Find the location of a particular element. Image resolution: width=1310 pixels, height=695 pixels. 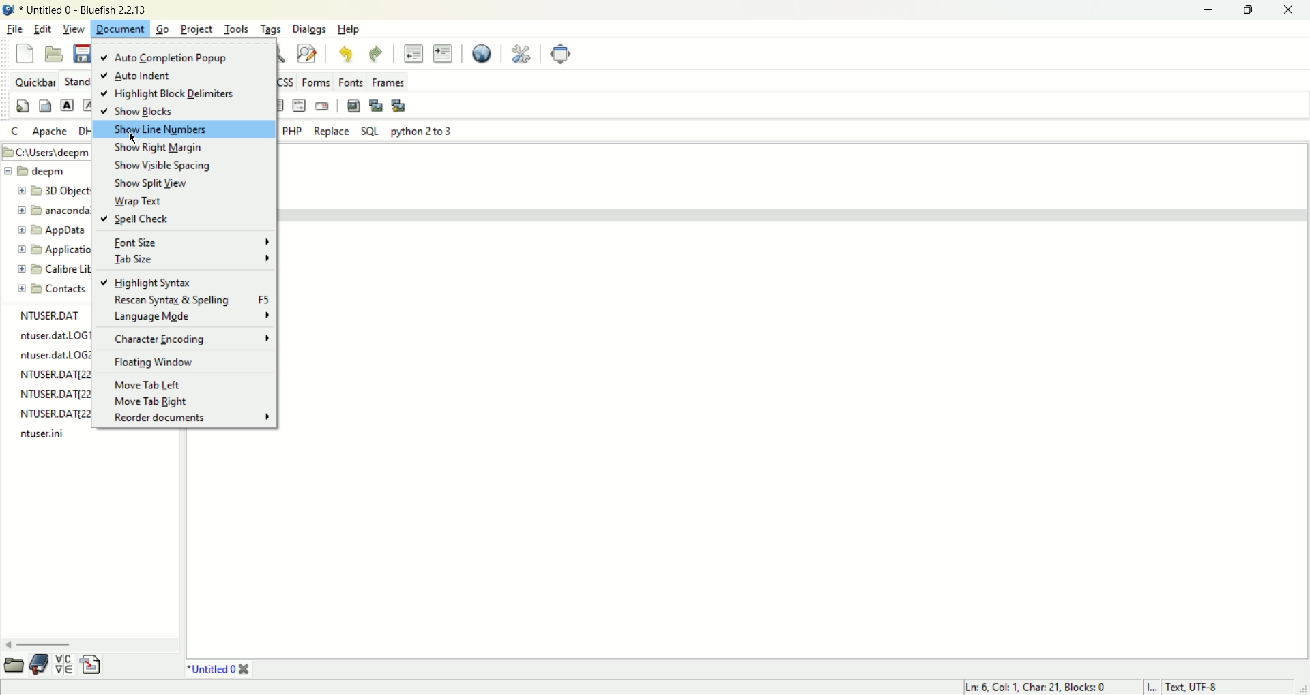

apache is located at coordinates (53, 132).